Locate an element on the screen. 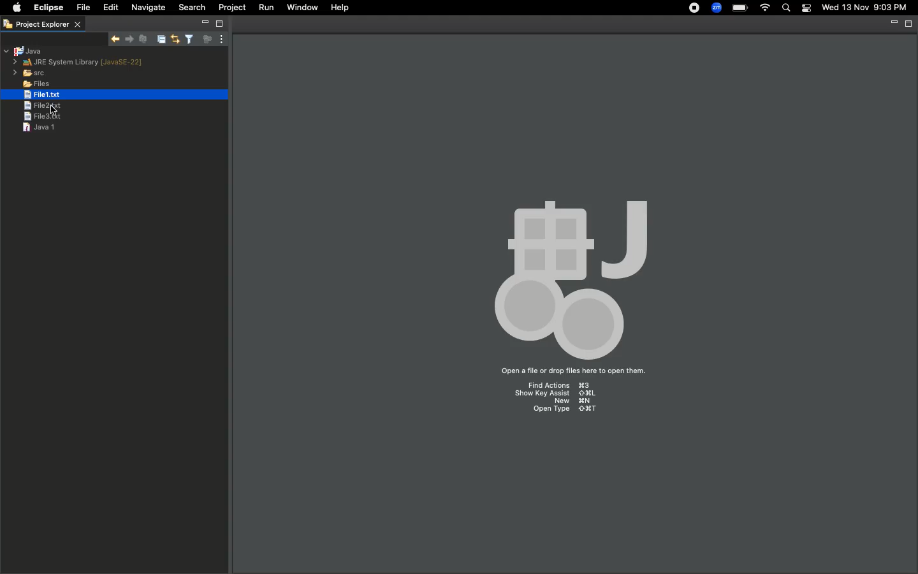  Recording is located at coordinates (691, 10).